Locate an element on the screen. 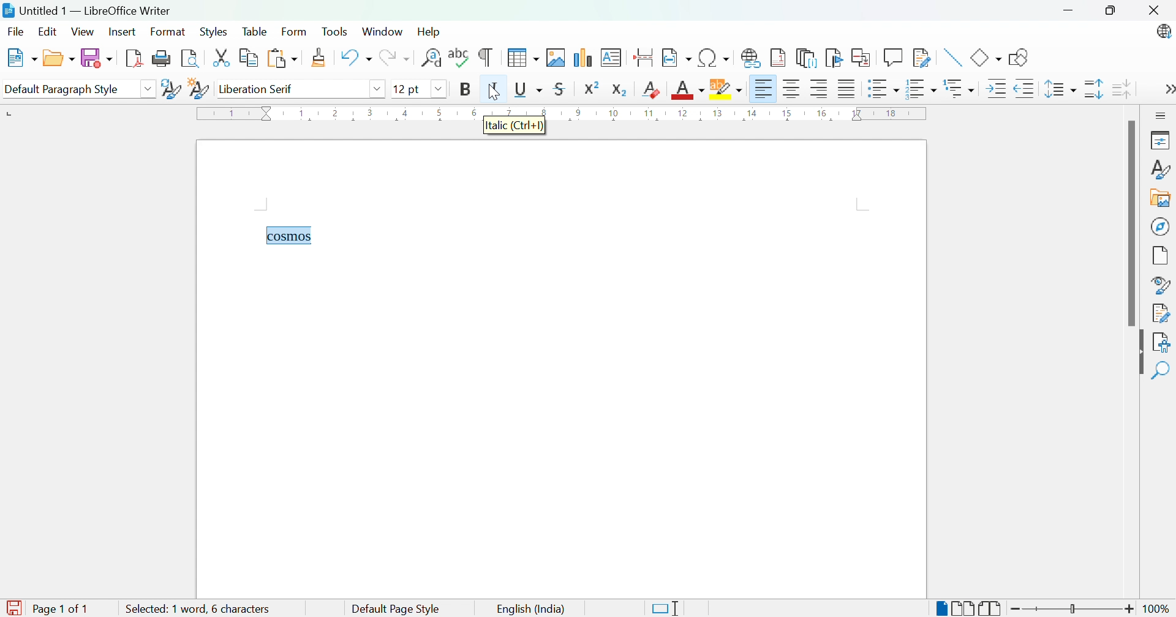  Insert image is located at coordinates (556, 58).